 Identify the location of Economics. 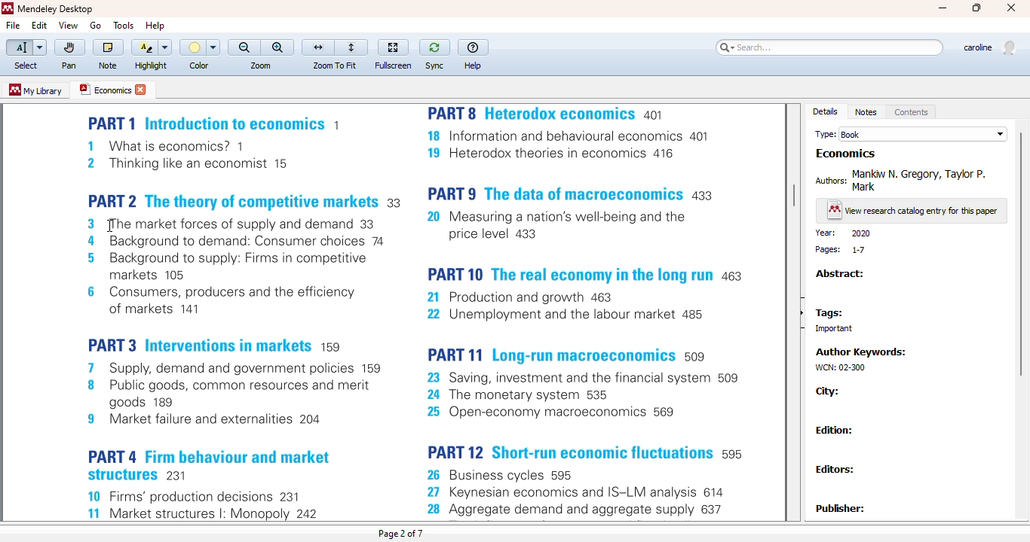
(112, 90).